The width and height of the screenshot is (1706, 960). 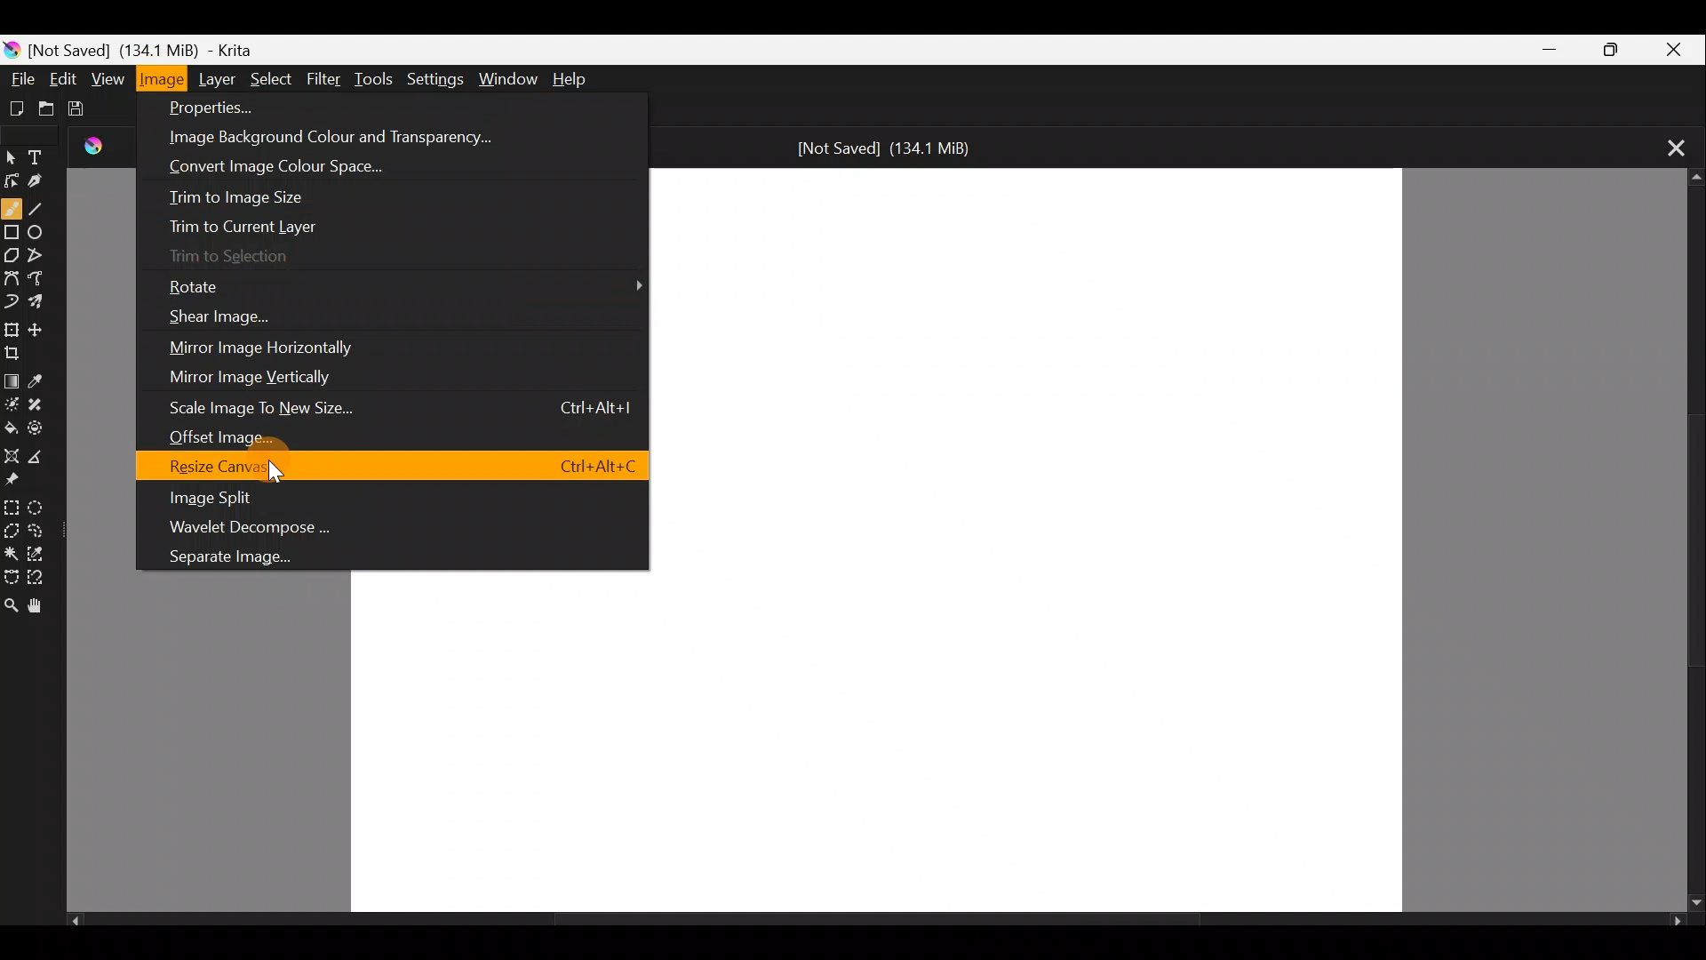 I want to click on Bezier curve tool, so click(x=12, y=276).